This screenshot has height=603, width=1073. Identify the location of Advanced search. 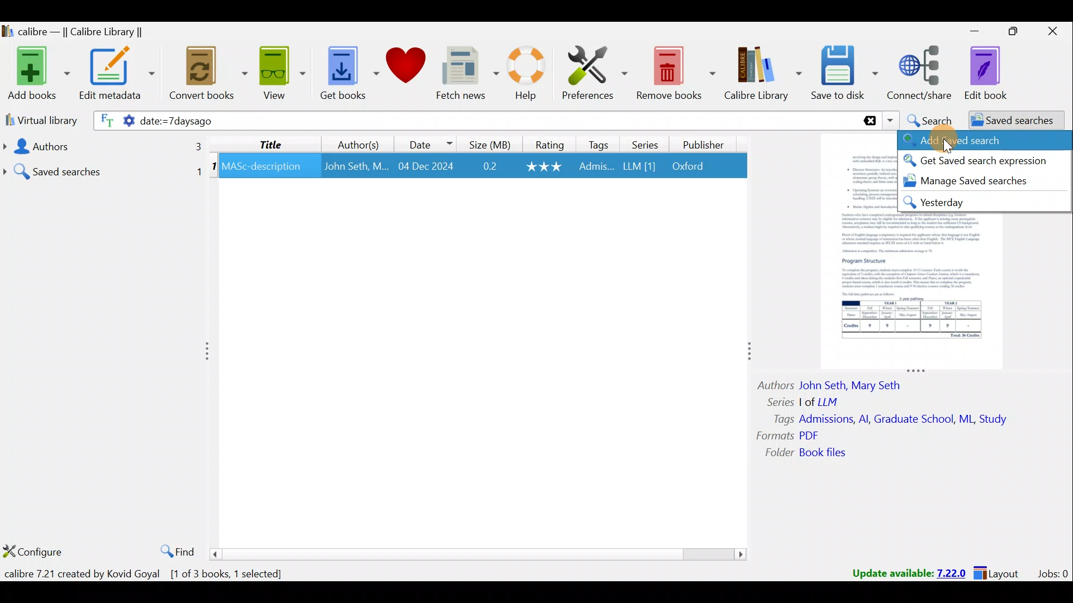
(984, 142).